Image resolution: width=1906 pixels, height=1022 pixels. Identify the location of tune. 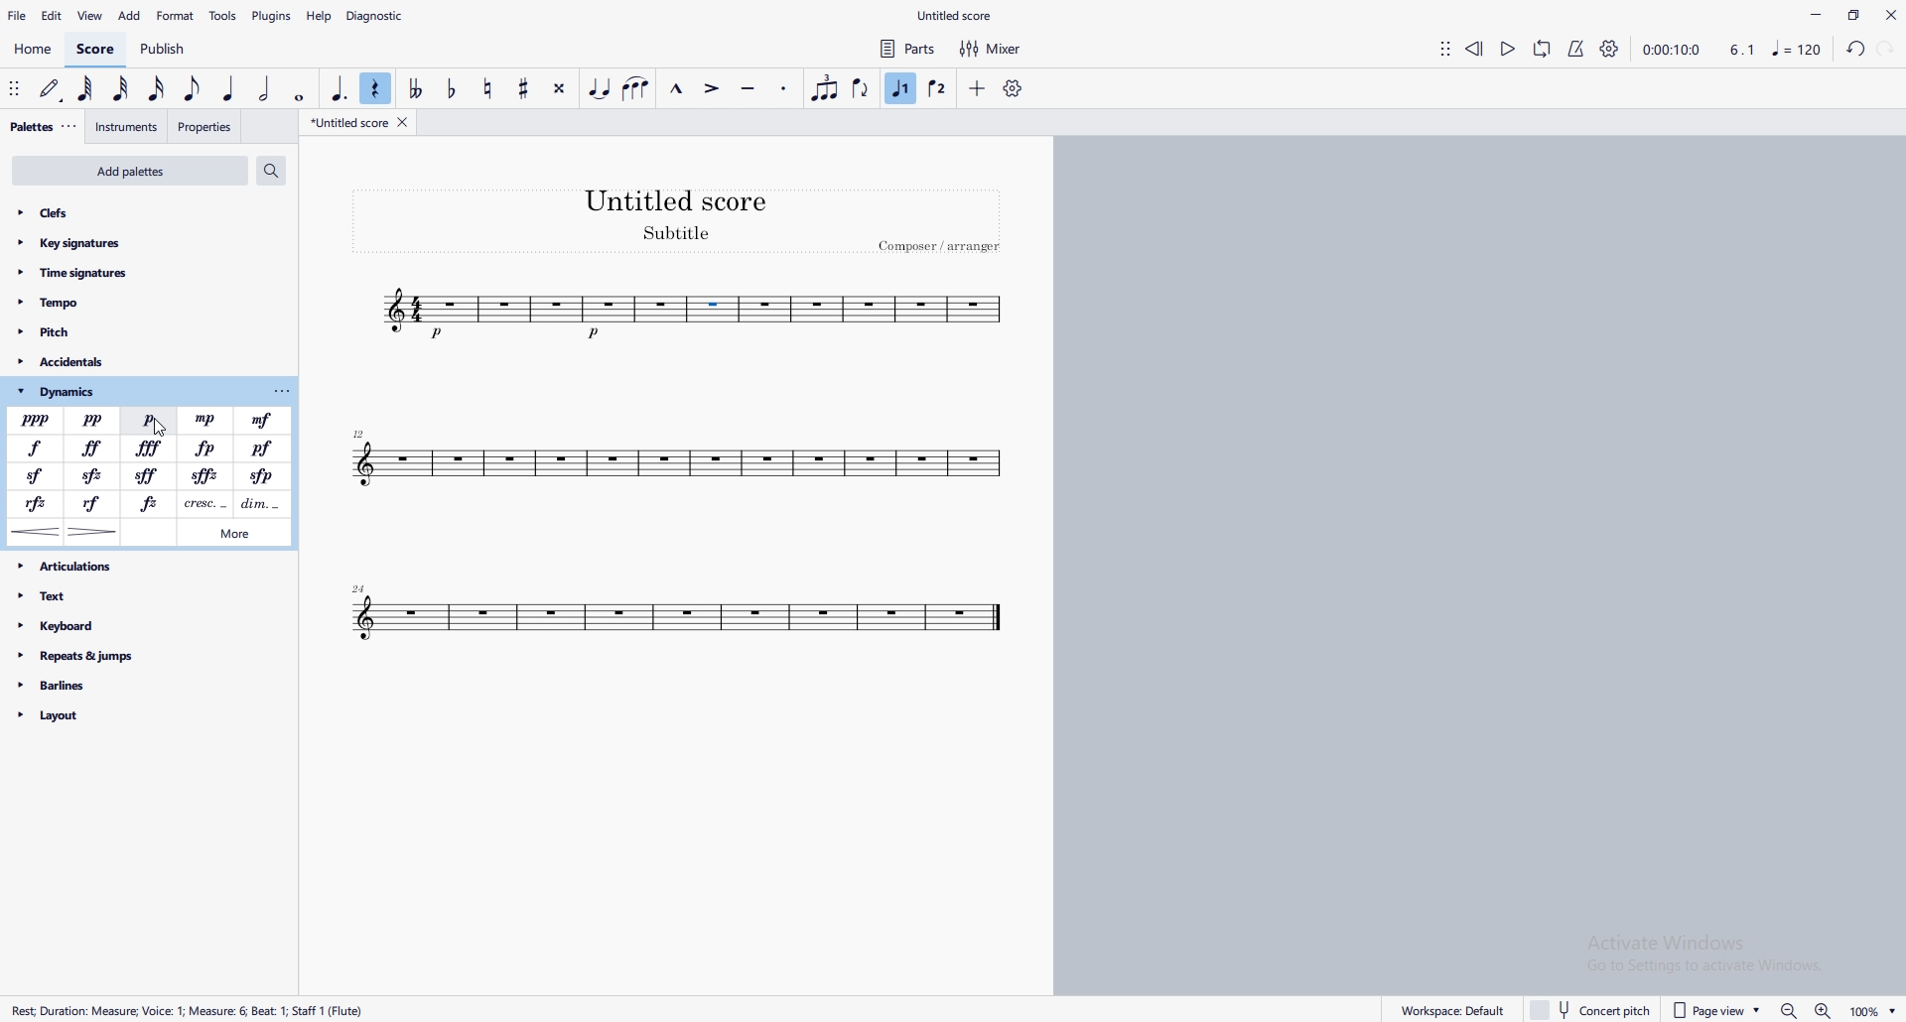
(692, 313).